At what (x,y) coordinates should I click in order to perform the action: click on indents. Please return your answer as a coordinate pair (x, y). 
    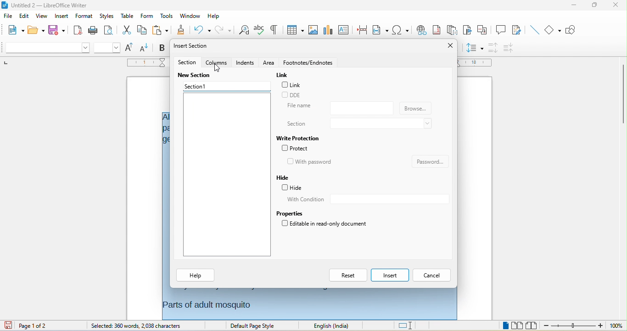
    Looking at the image, I should click on (245, 62).